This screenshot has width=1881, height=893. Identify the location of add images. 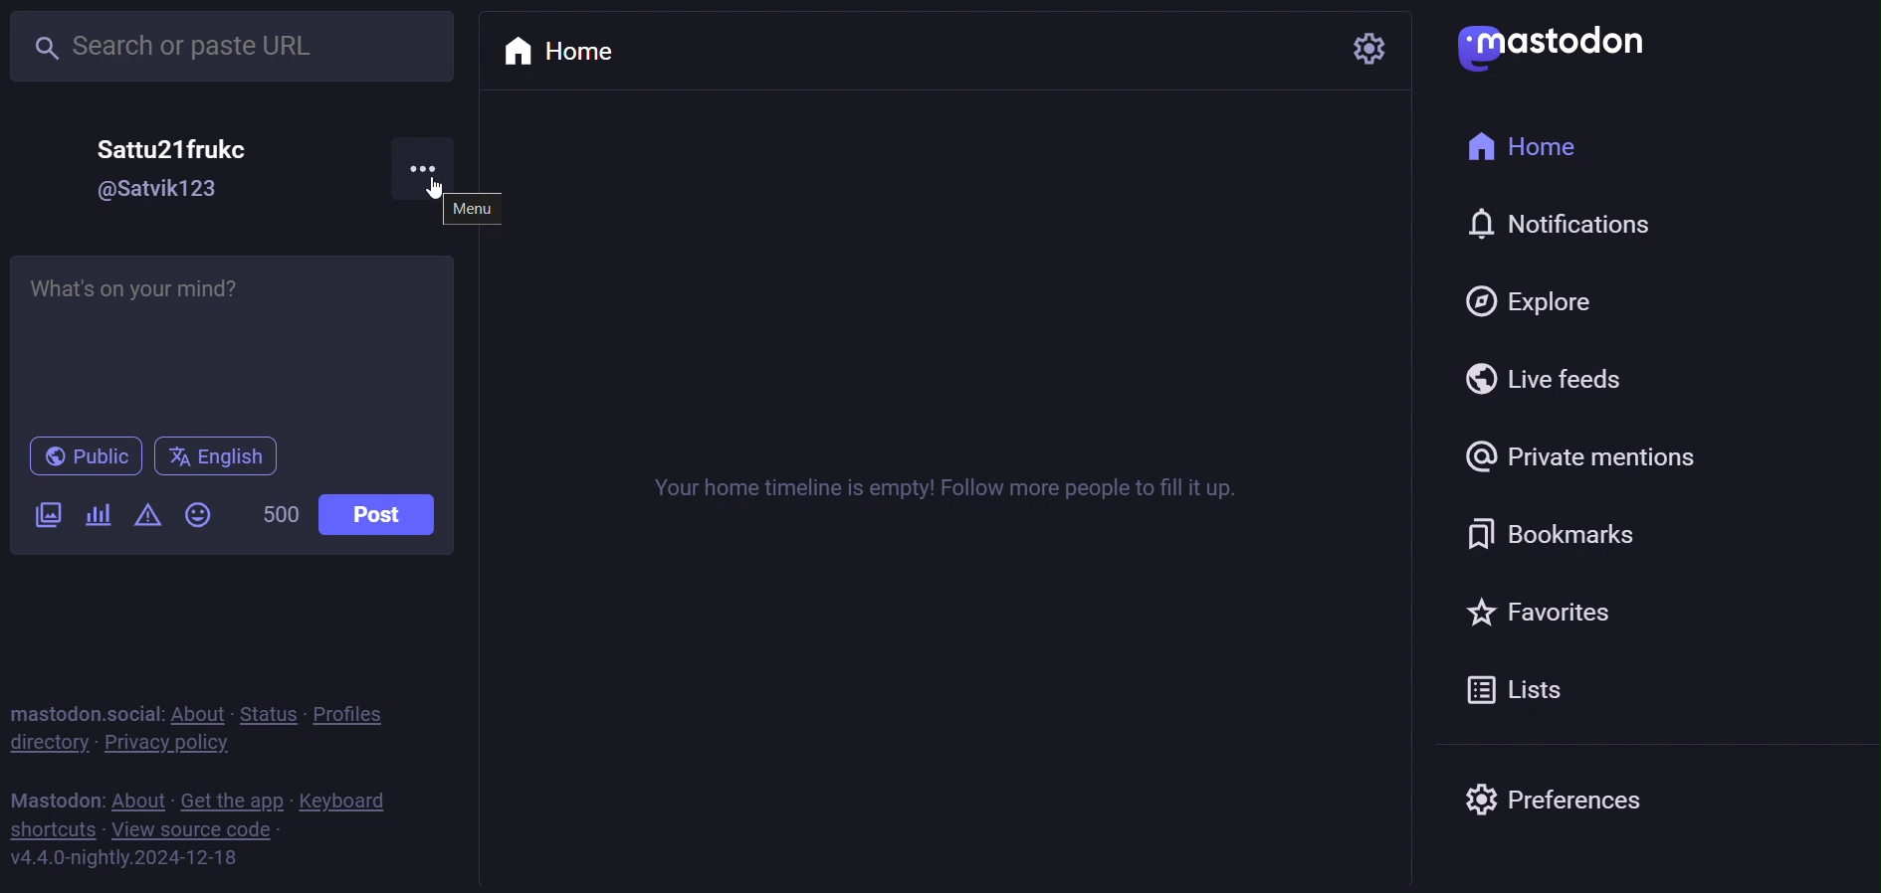
(45, 513).